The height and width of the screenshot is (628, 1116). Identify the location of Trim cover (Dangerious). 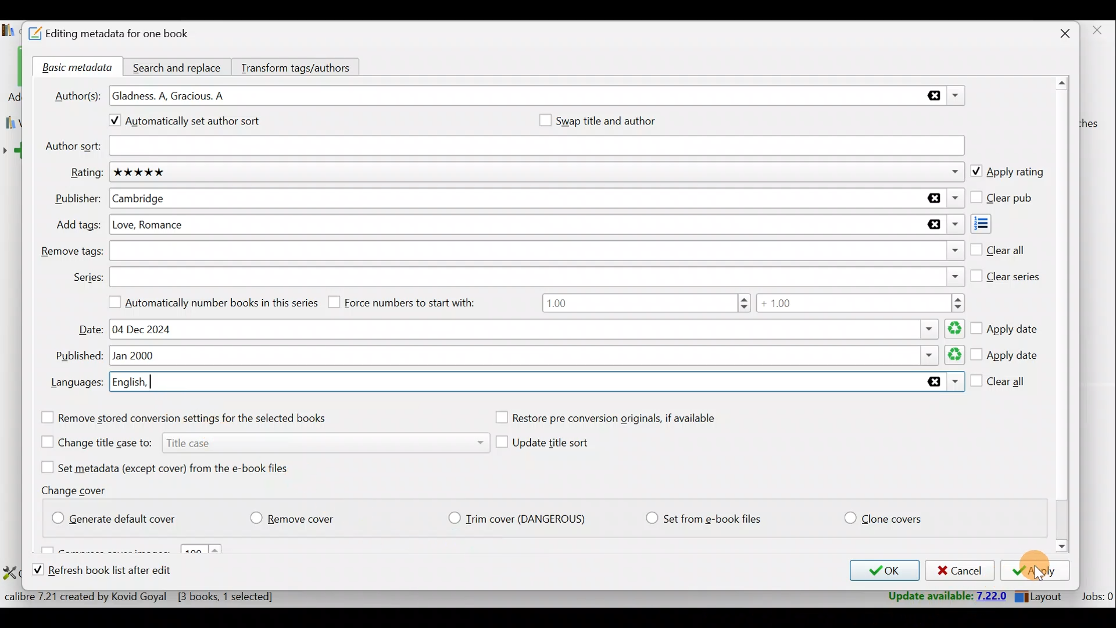
(520, 520).